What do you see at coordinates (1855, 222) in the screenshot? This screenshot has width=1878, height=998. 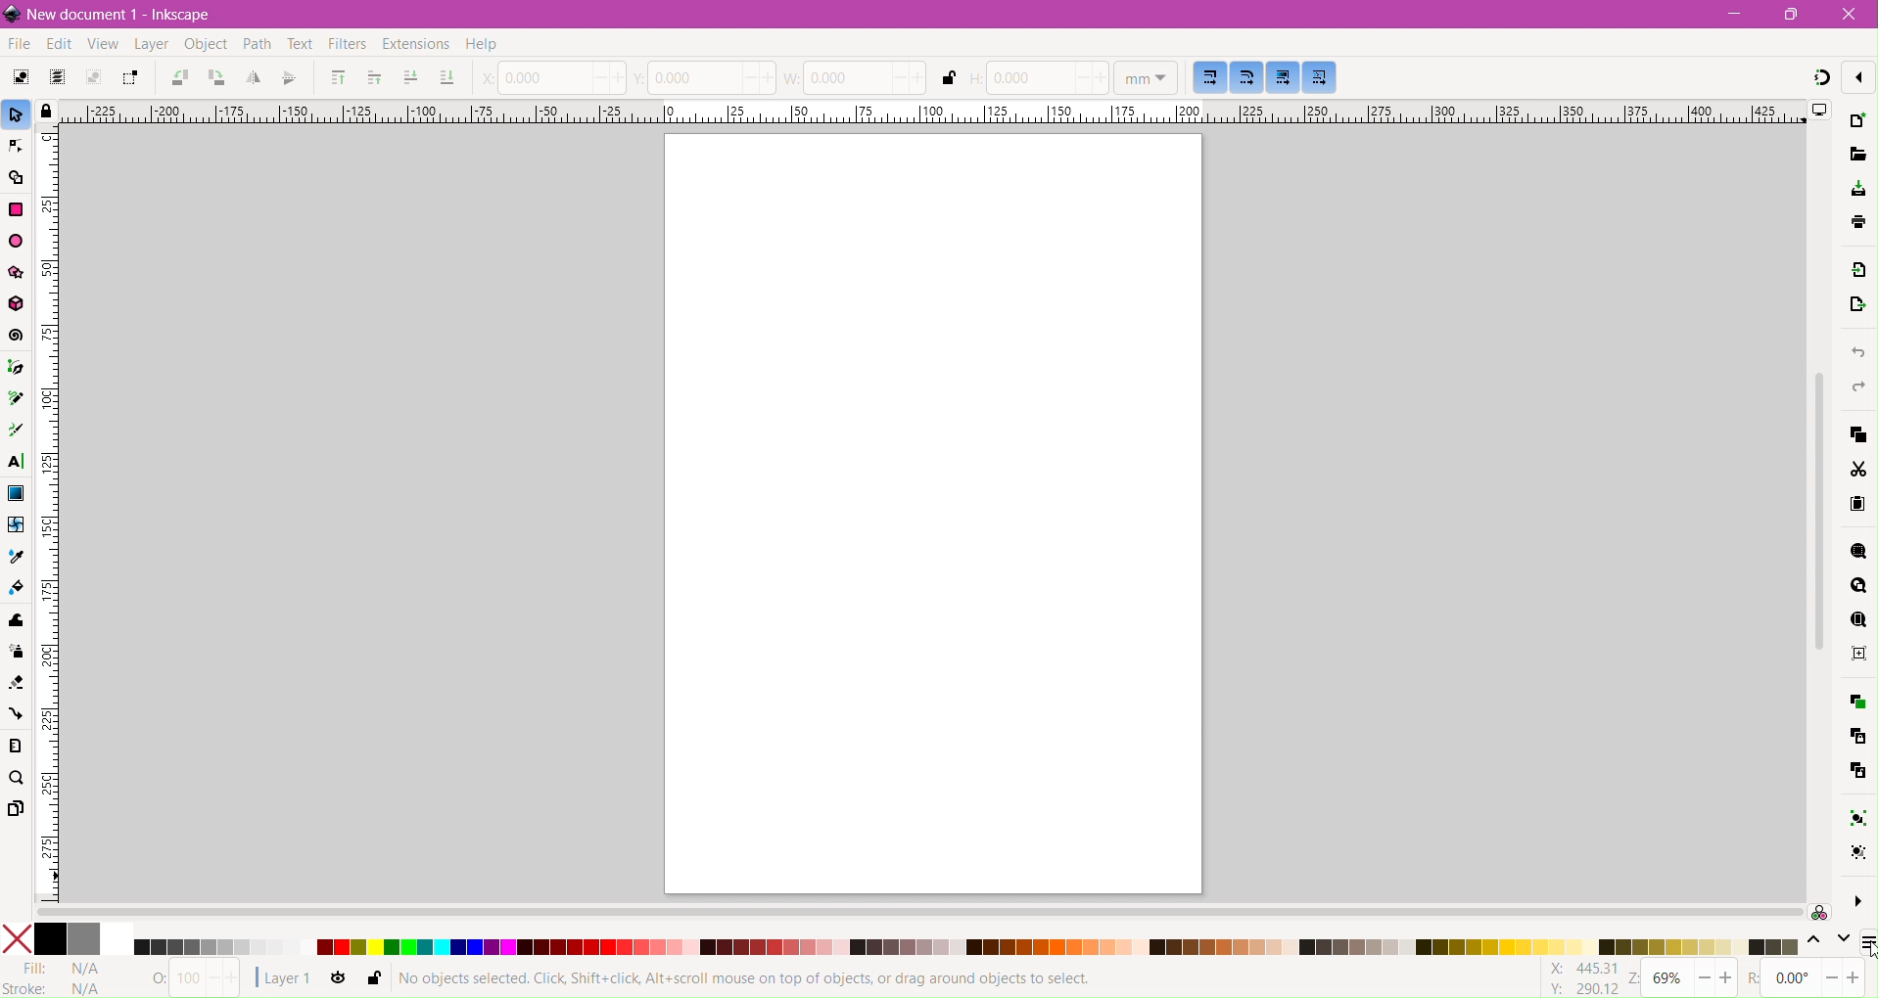 I see `Print` at bounding box center [1855, 222].